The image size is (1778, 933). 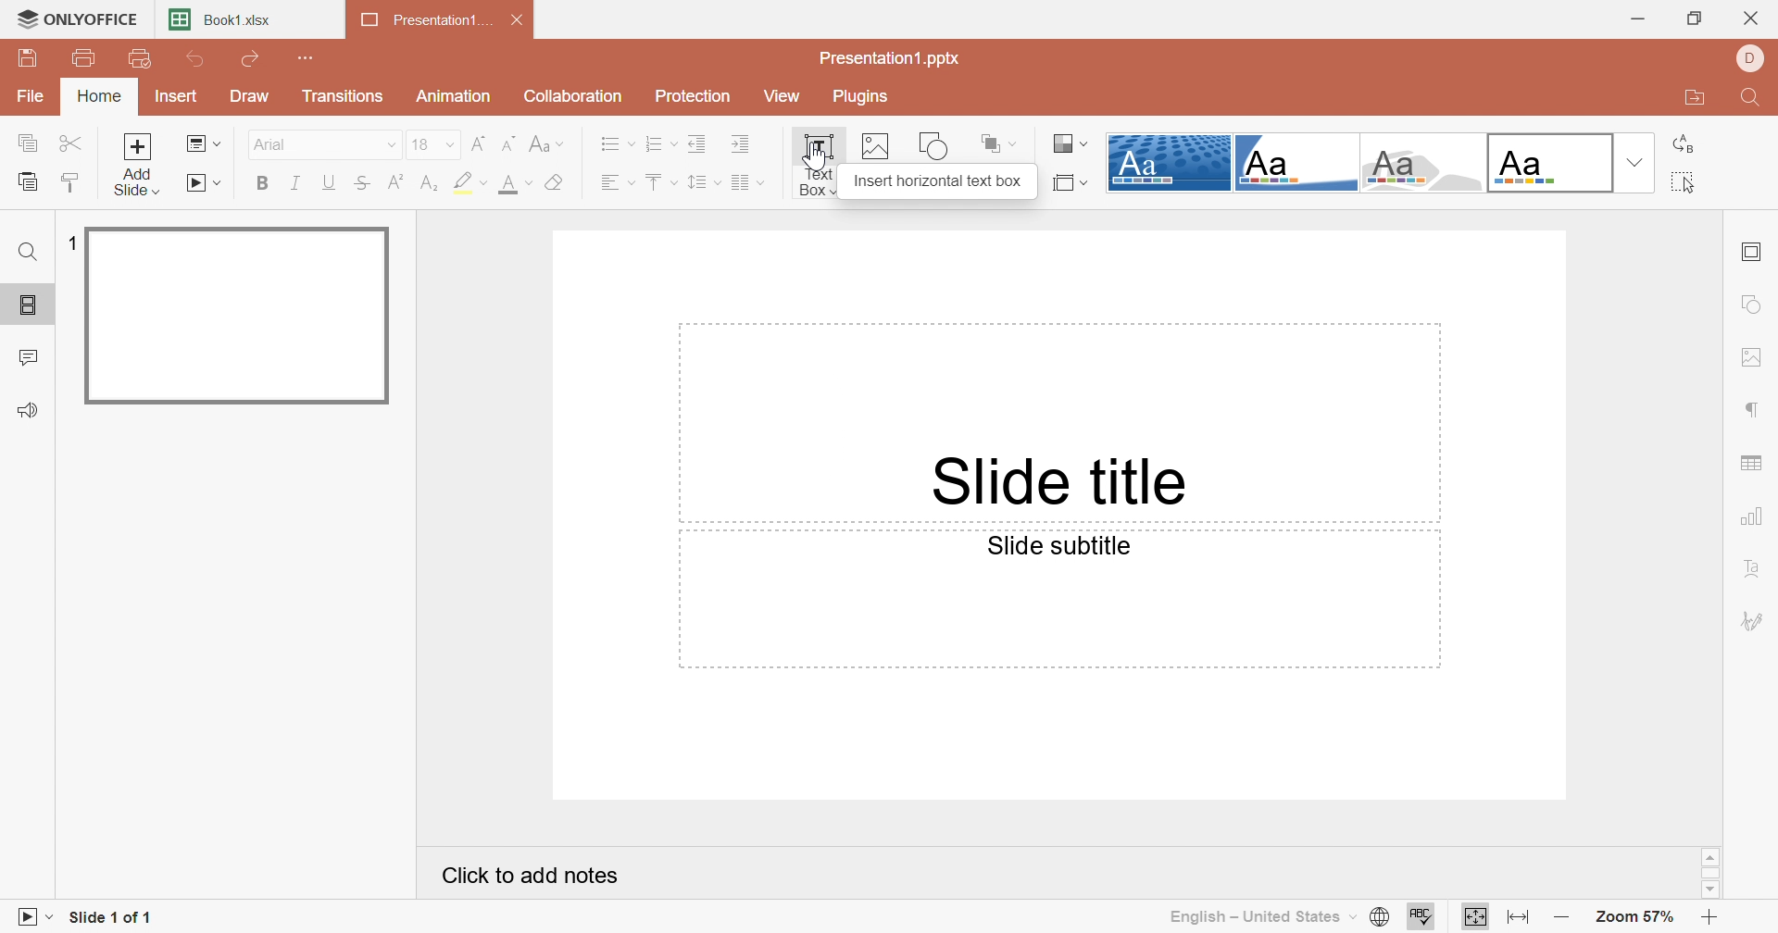 What do you see at coordinates (1565, 916) in the screenshot?
I see `Zoom out` at bounding box center [1565, 916].